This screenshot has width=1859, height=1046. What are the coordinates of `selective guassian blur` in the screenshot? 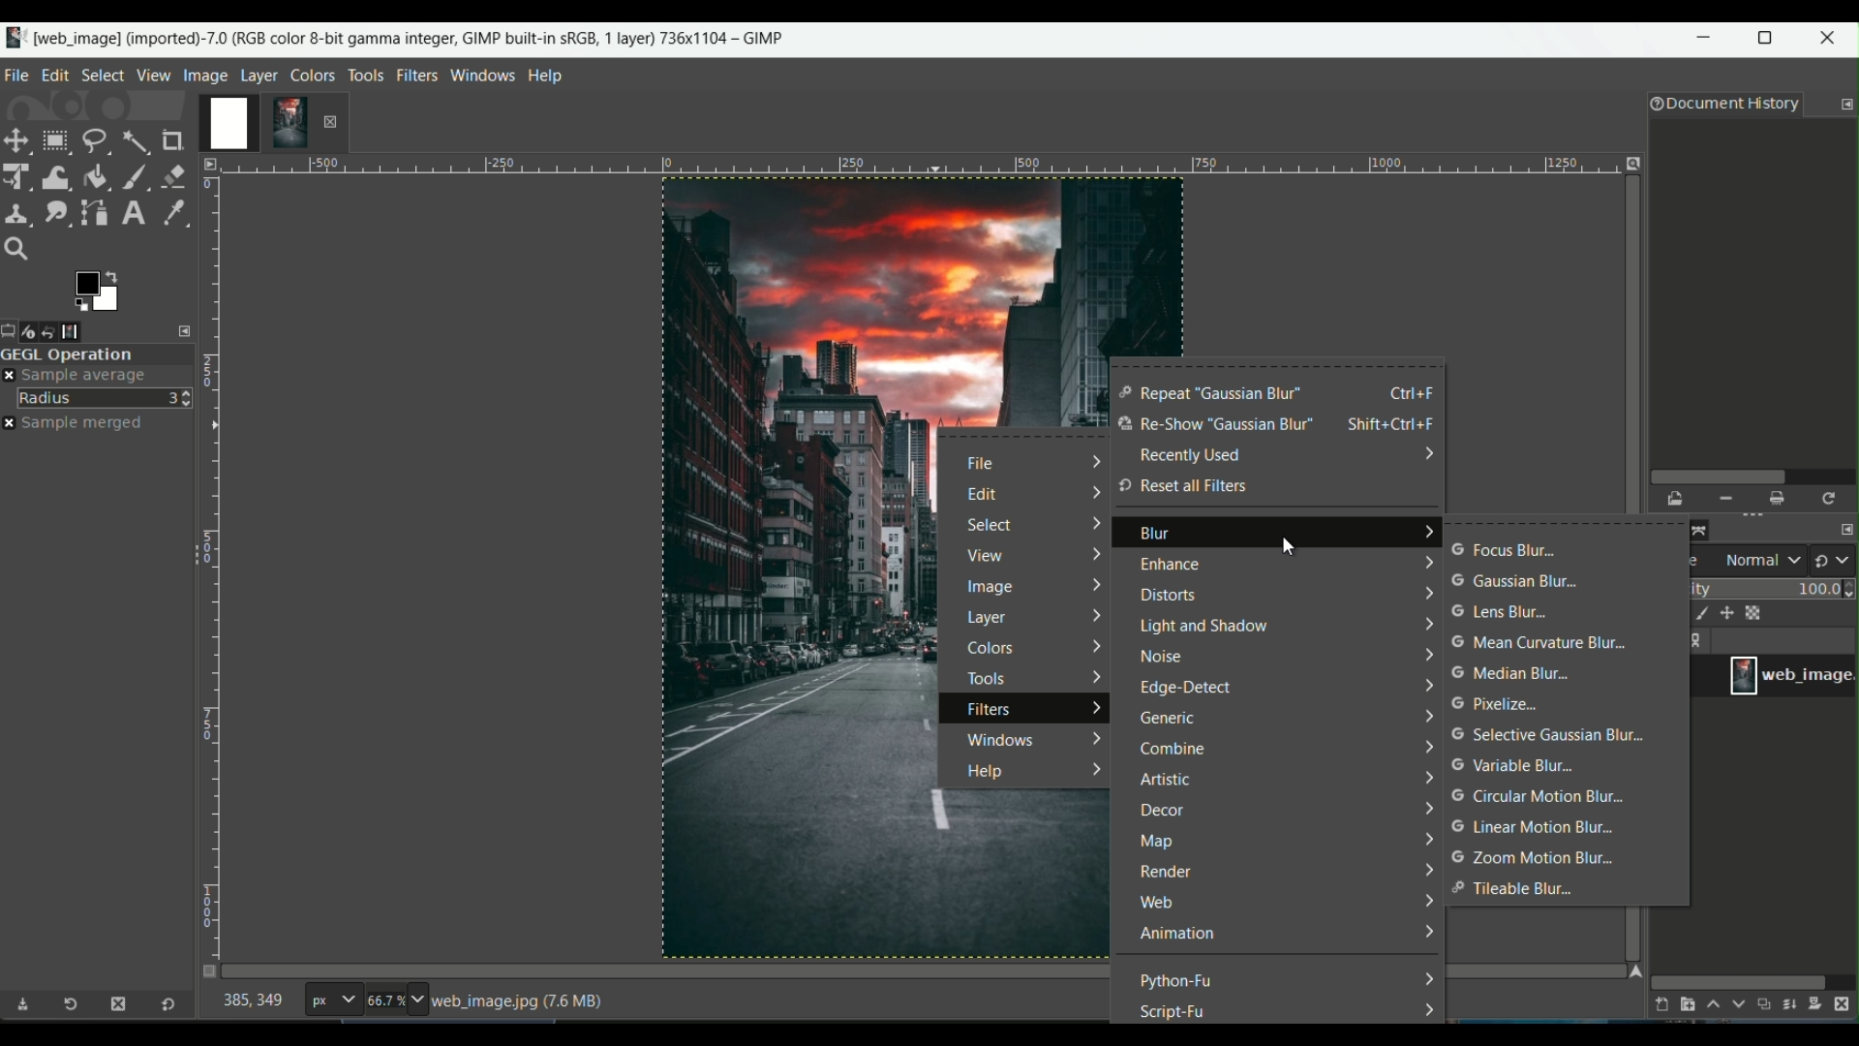 It's located at (1551, 735).